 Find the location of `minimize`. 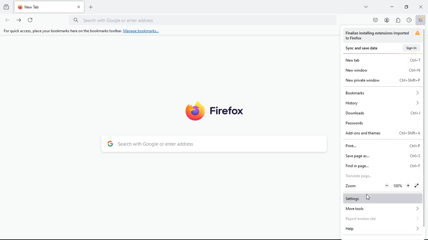

minimize is located at coordinates (406, 7).